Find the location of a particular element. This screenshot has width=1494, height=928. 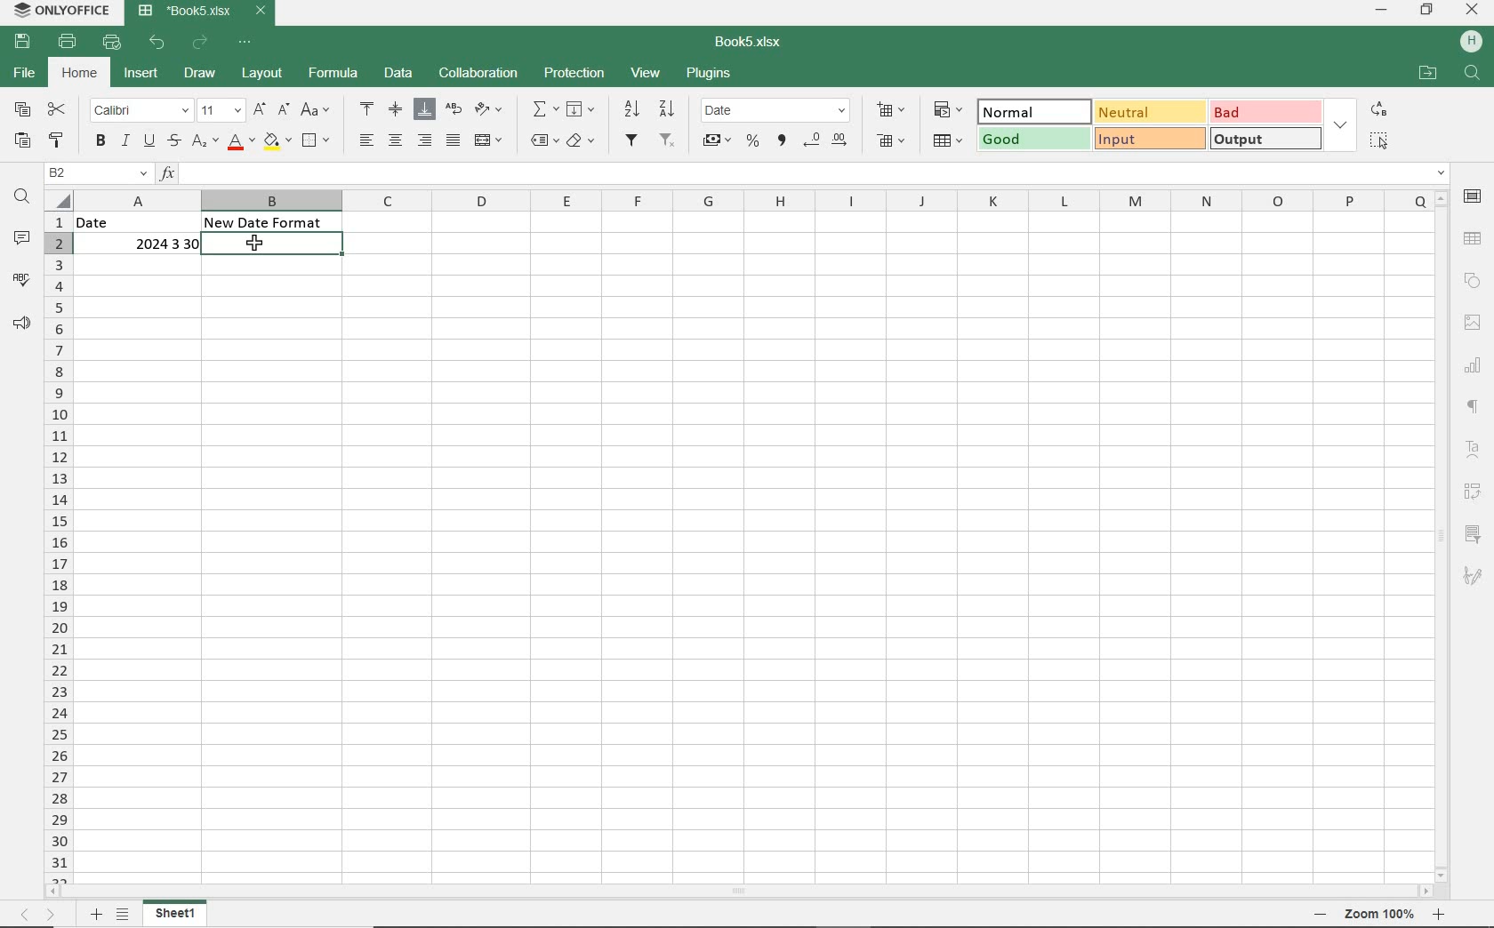

IMAGE is located at coordinates (1473, 323).